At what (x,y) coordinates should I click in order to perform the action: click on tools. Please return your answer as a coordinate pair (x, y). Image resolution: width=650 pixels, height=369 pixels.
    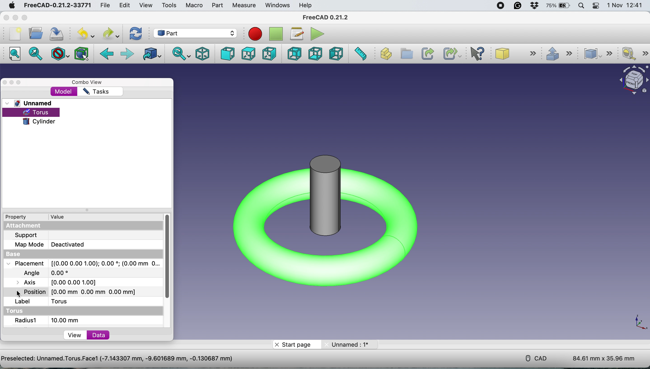
    Looking at the image, I should click on (169, 6).